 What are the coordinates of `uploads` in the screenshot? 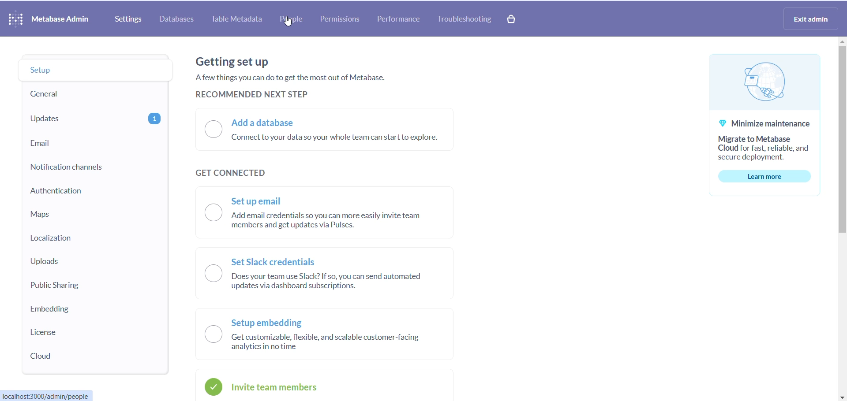 It's located at (80, 263).